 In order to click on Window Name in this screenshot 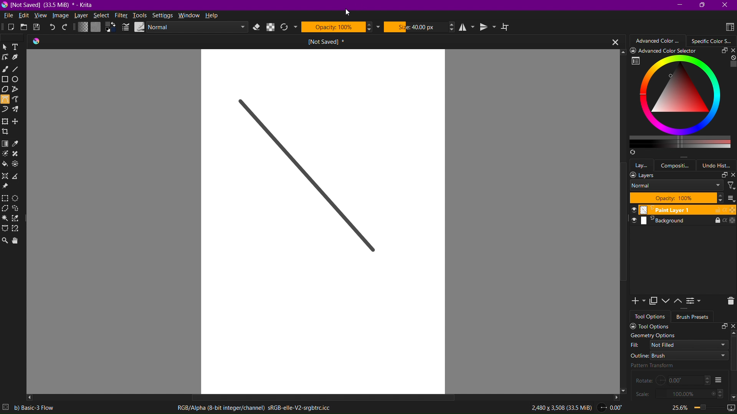, I will do `click(50, 5)`.